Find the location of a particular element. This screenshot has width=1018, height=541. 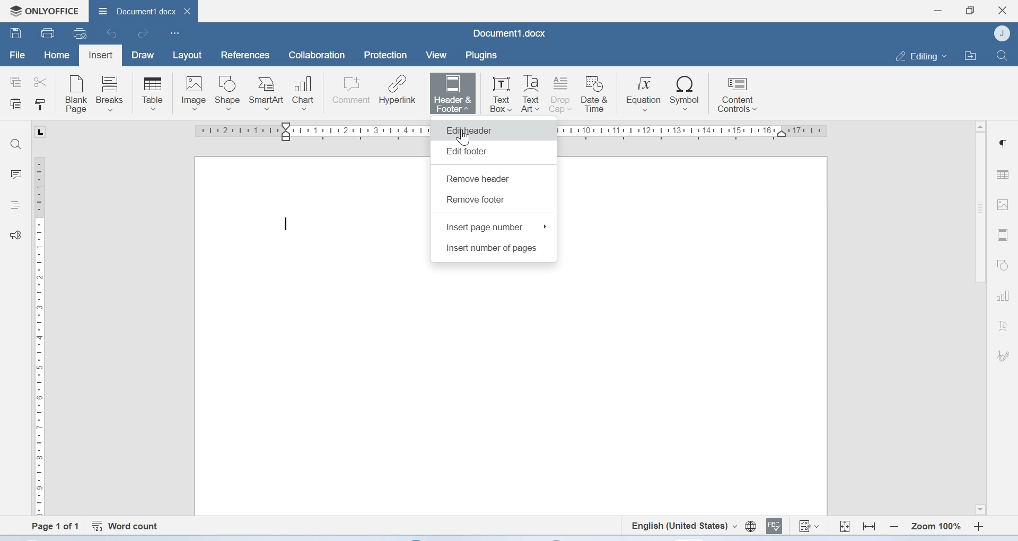

Text is located at coordinates (1003, 326).